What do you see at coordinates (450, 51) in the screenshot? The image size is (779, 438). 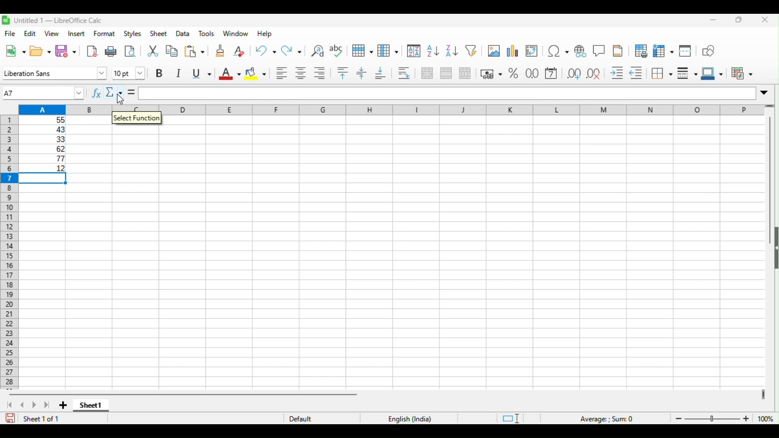 I see `sort descending` at bounding box center [450, 51].